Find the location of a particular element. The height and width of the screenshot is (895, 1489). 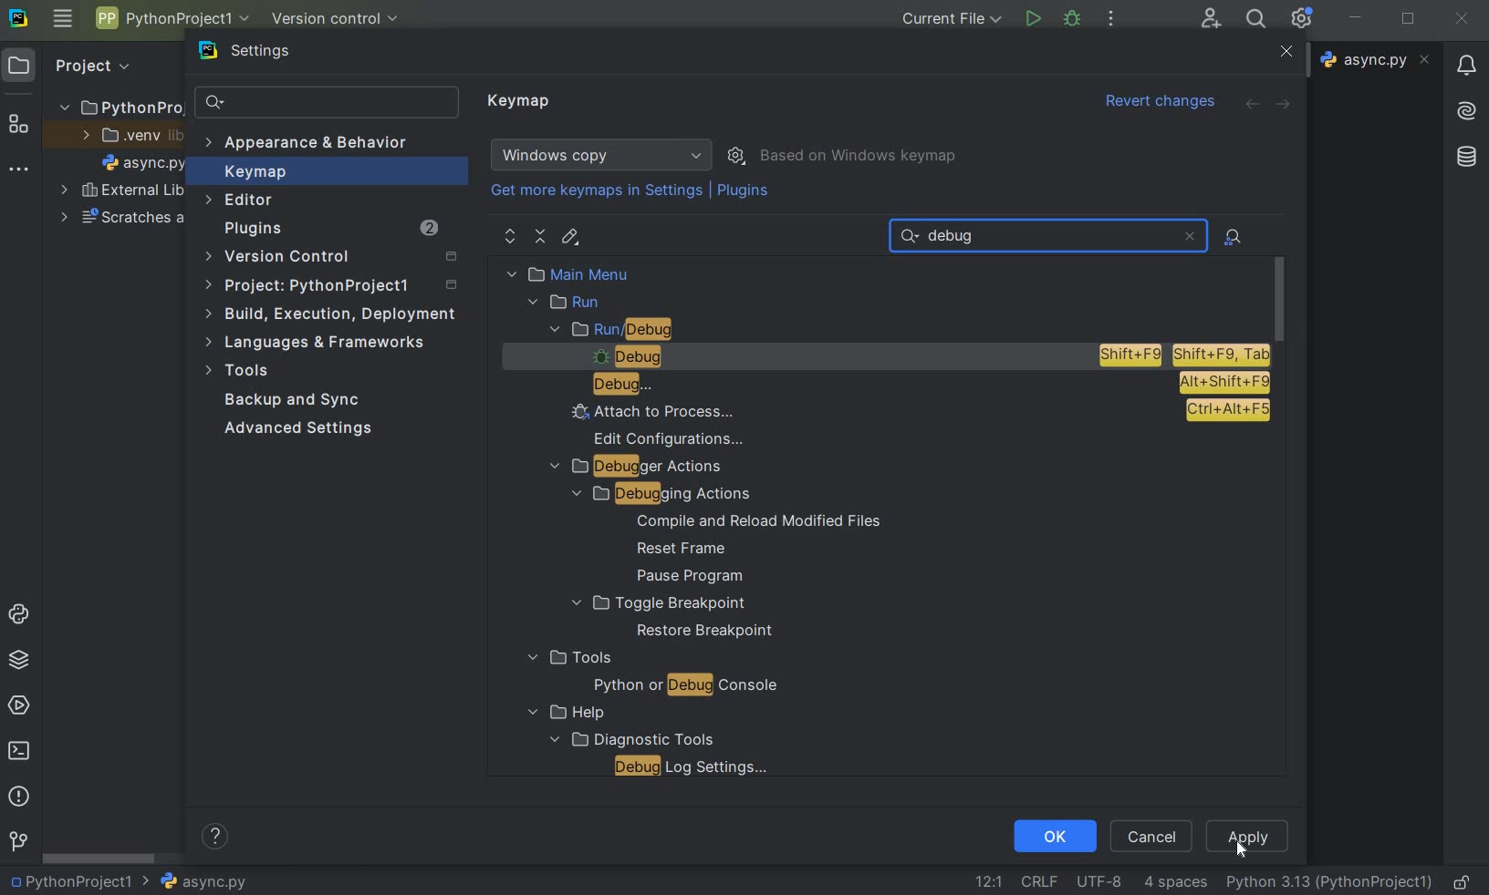

text is located at coordinates (958, 237).